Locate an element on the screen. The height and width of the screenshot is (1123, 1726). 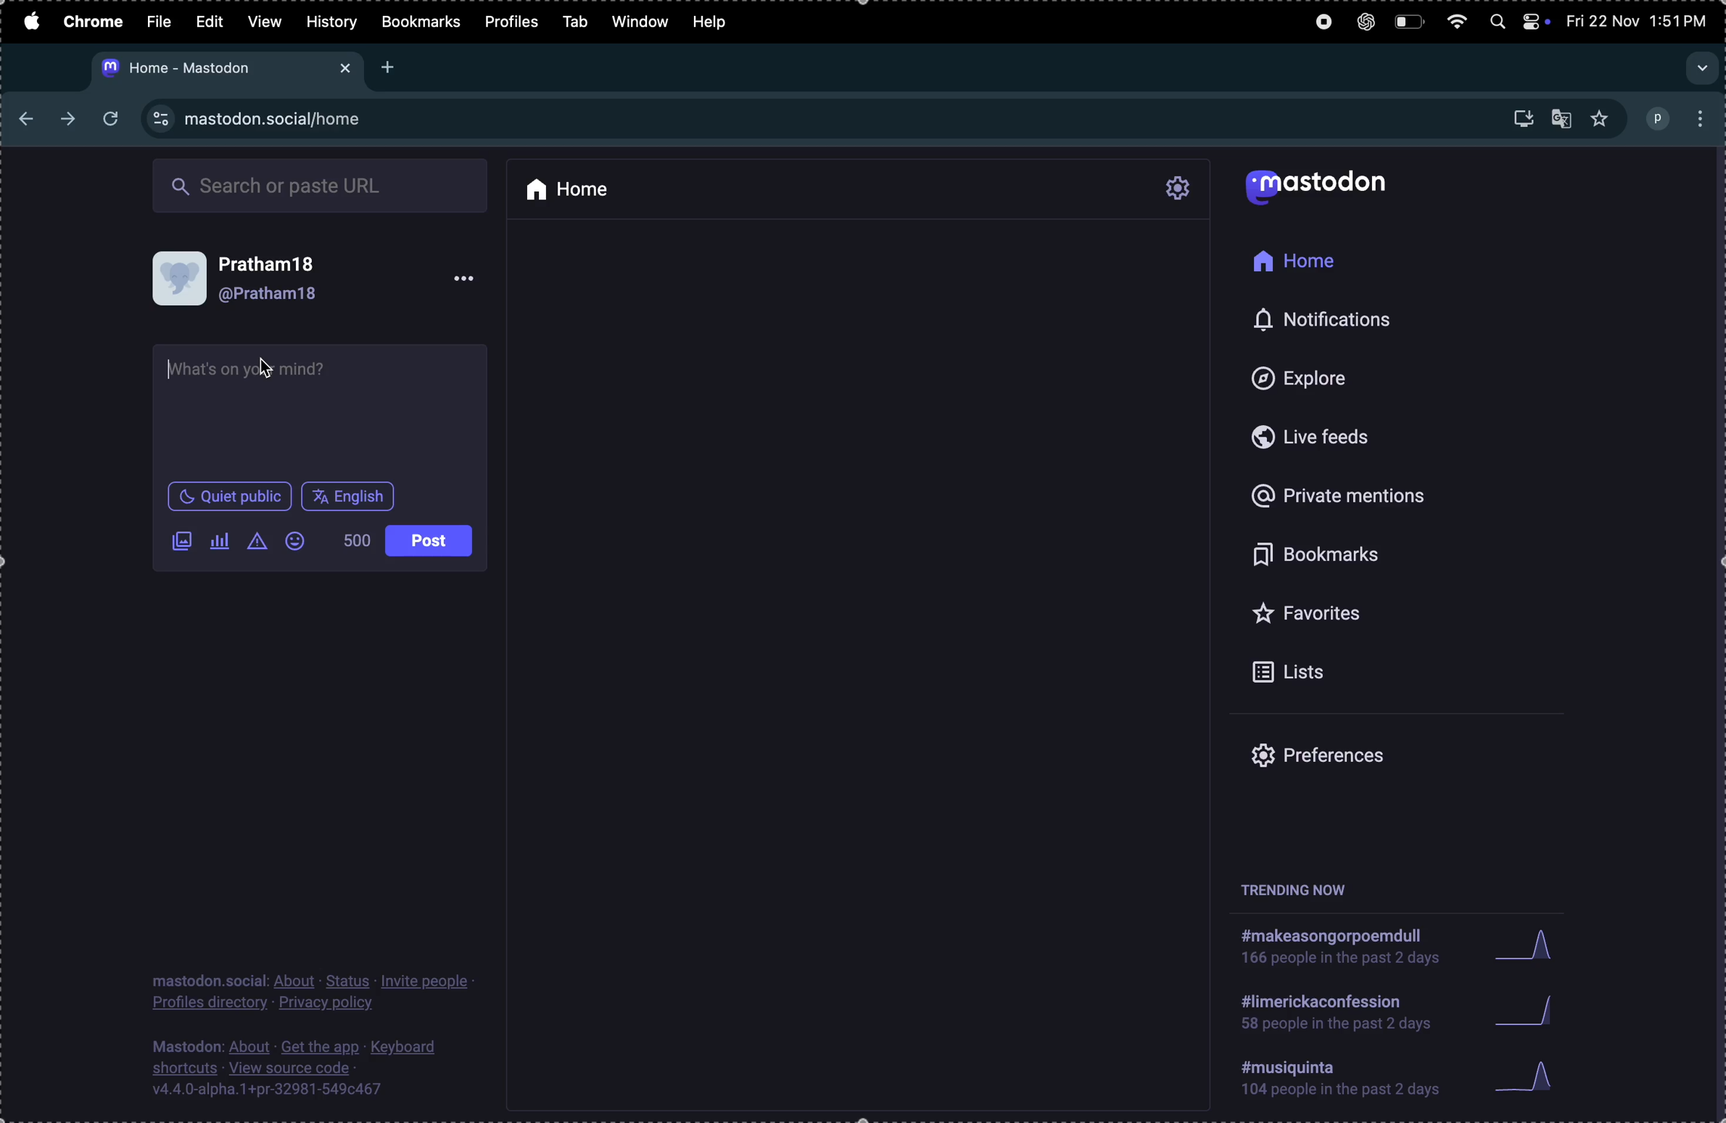
refresh is located at coordinates (115, 122).